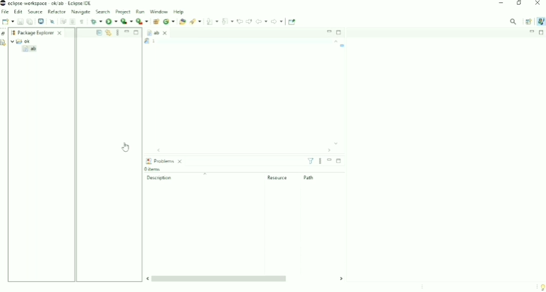 Image resolution: width=546 pixels, height=292 pixels. What do you see at coordinates (7, 21) in the screenshot?
I see `New` at bounding box center [7, 21].